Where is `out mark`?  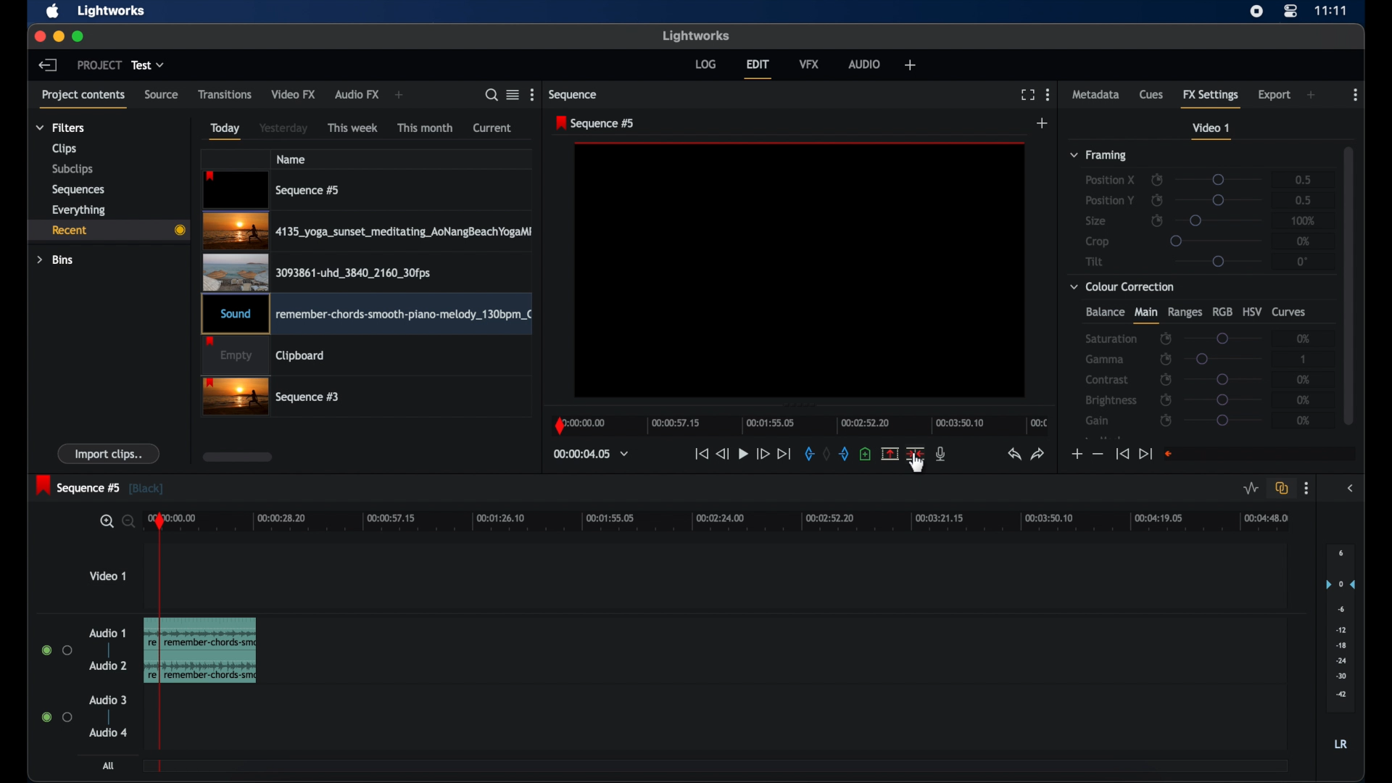
out mark is located at coordinates (843, 454).